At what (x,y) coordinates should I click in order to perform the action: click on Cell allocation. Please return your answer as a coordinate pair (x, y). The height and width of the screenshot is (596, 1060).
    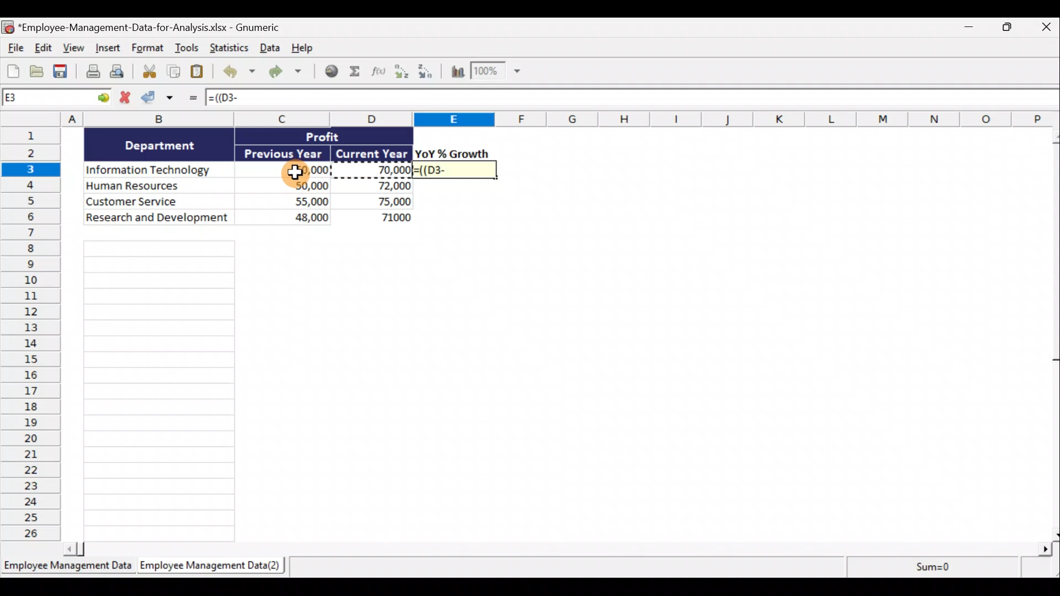
    Looking at the image, I should click on (57, 99).